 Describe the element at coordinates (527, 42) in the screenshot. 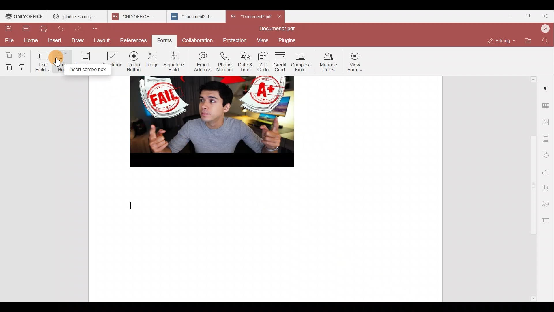

I see `Open file location` at that location.